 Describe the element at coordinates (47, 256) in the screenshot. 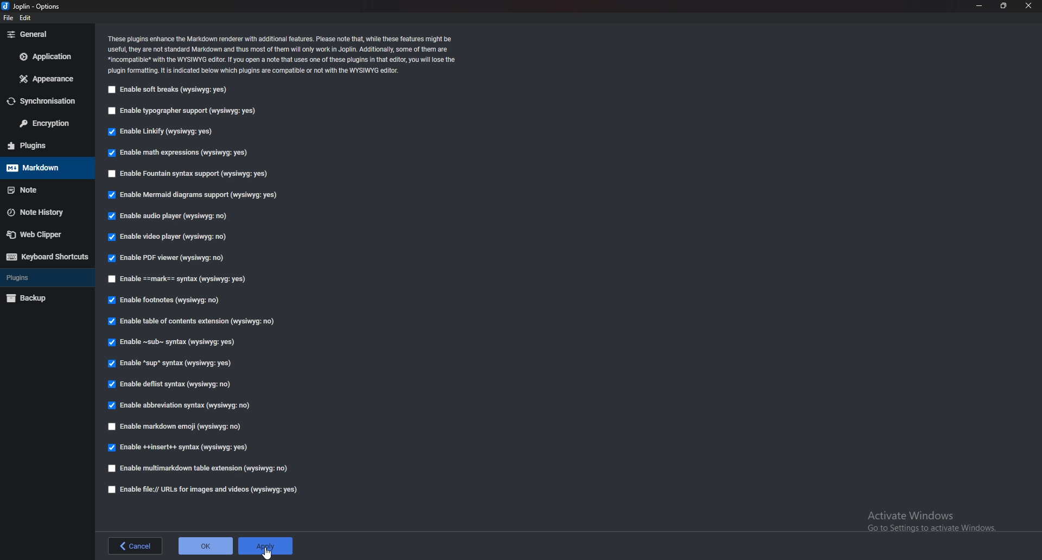

I see `keyboard shortcuts` at that location.